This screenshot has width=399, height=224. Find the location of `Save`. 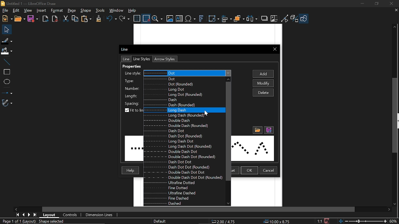

Save is located at coordinates (327, 221).